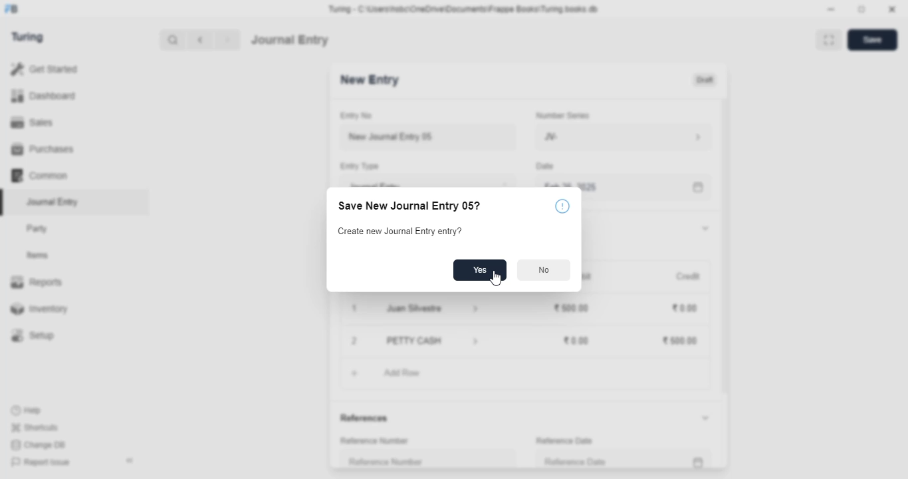 This screenshot has height=479, width=908. I want to click on credit, so click(689, 276).